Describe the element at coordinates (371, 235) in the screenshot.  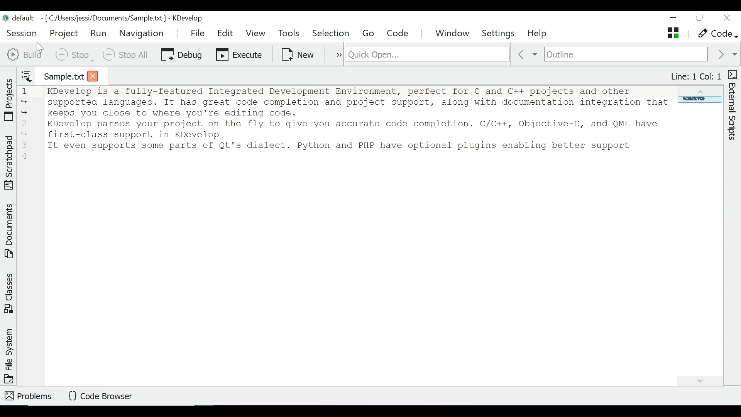
I see `Text Entry Pane - KDevelop is a fully-featured Integrated Development Environment, perfect for C and C++ projects and other supported languages. It has great code completion and project support, along with documentation integration that keeps you close to where you're editing code. KDevelop parses your project on the fly to give you accurate code completion. C/C++, Objective-C, and QML have first-class support in KDevelop It even supports some parts of it's dialect. Python and PHP have optional plugins enabling better support` at that location.